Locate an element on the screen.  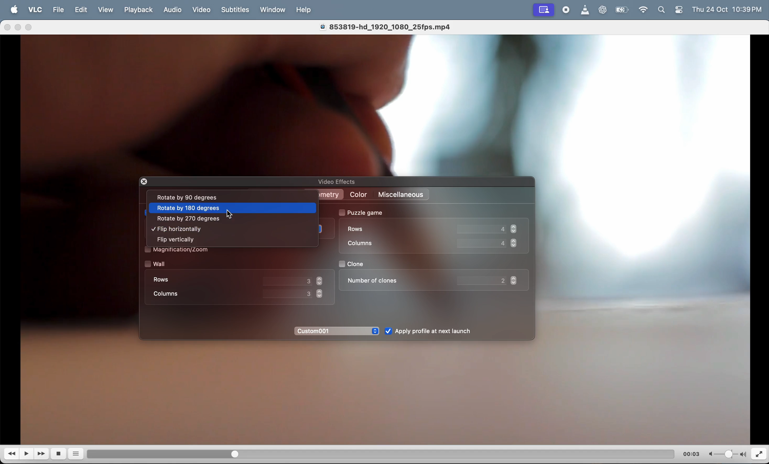
 is located at coordinates (273, 10).